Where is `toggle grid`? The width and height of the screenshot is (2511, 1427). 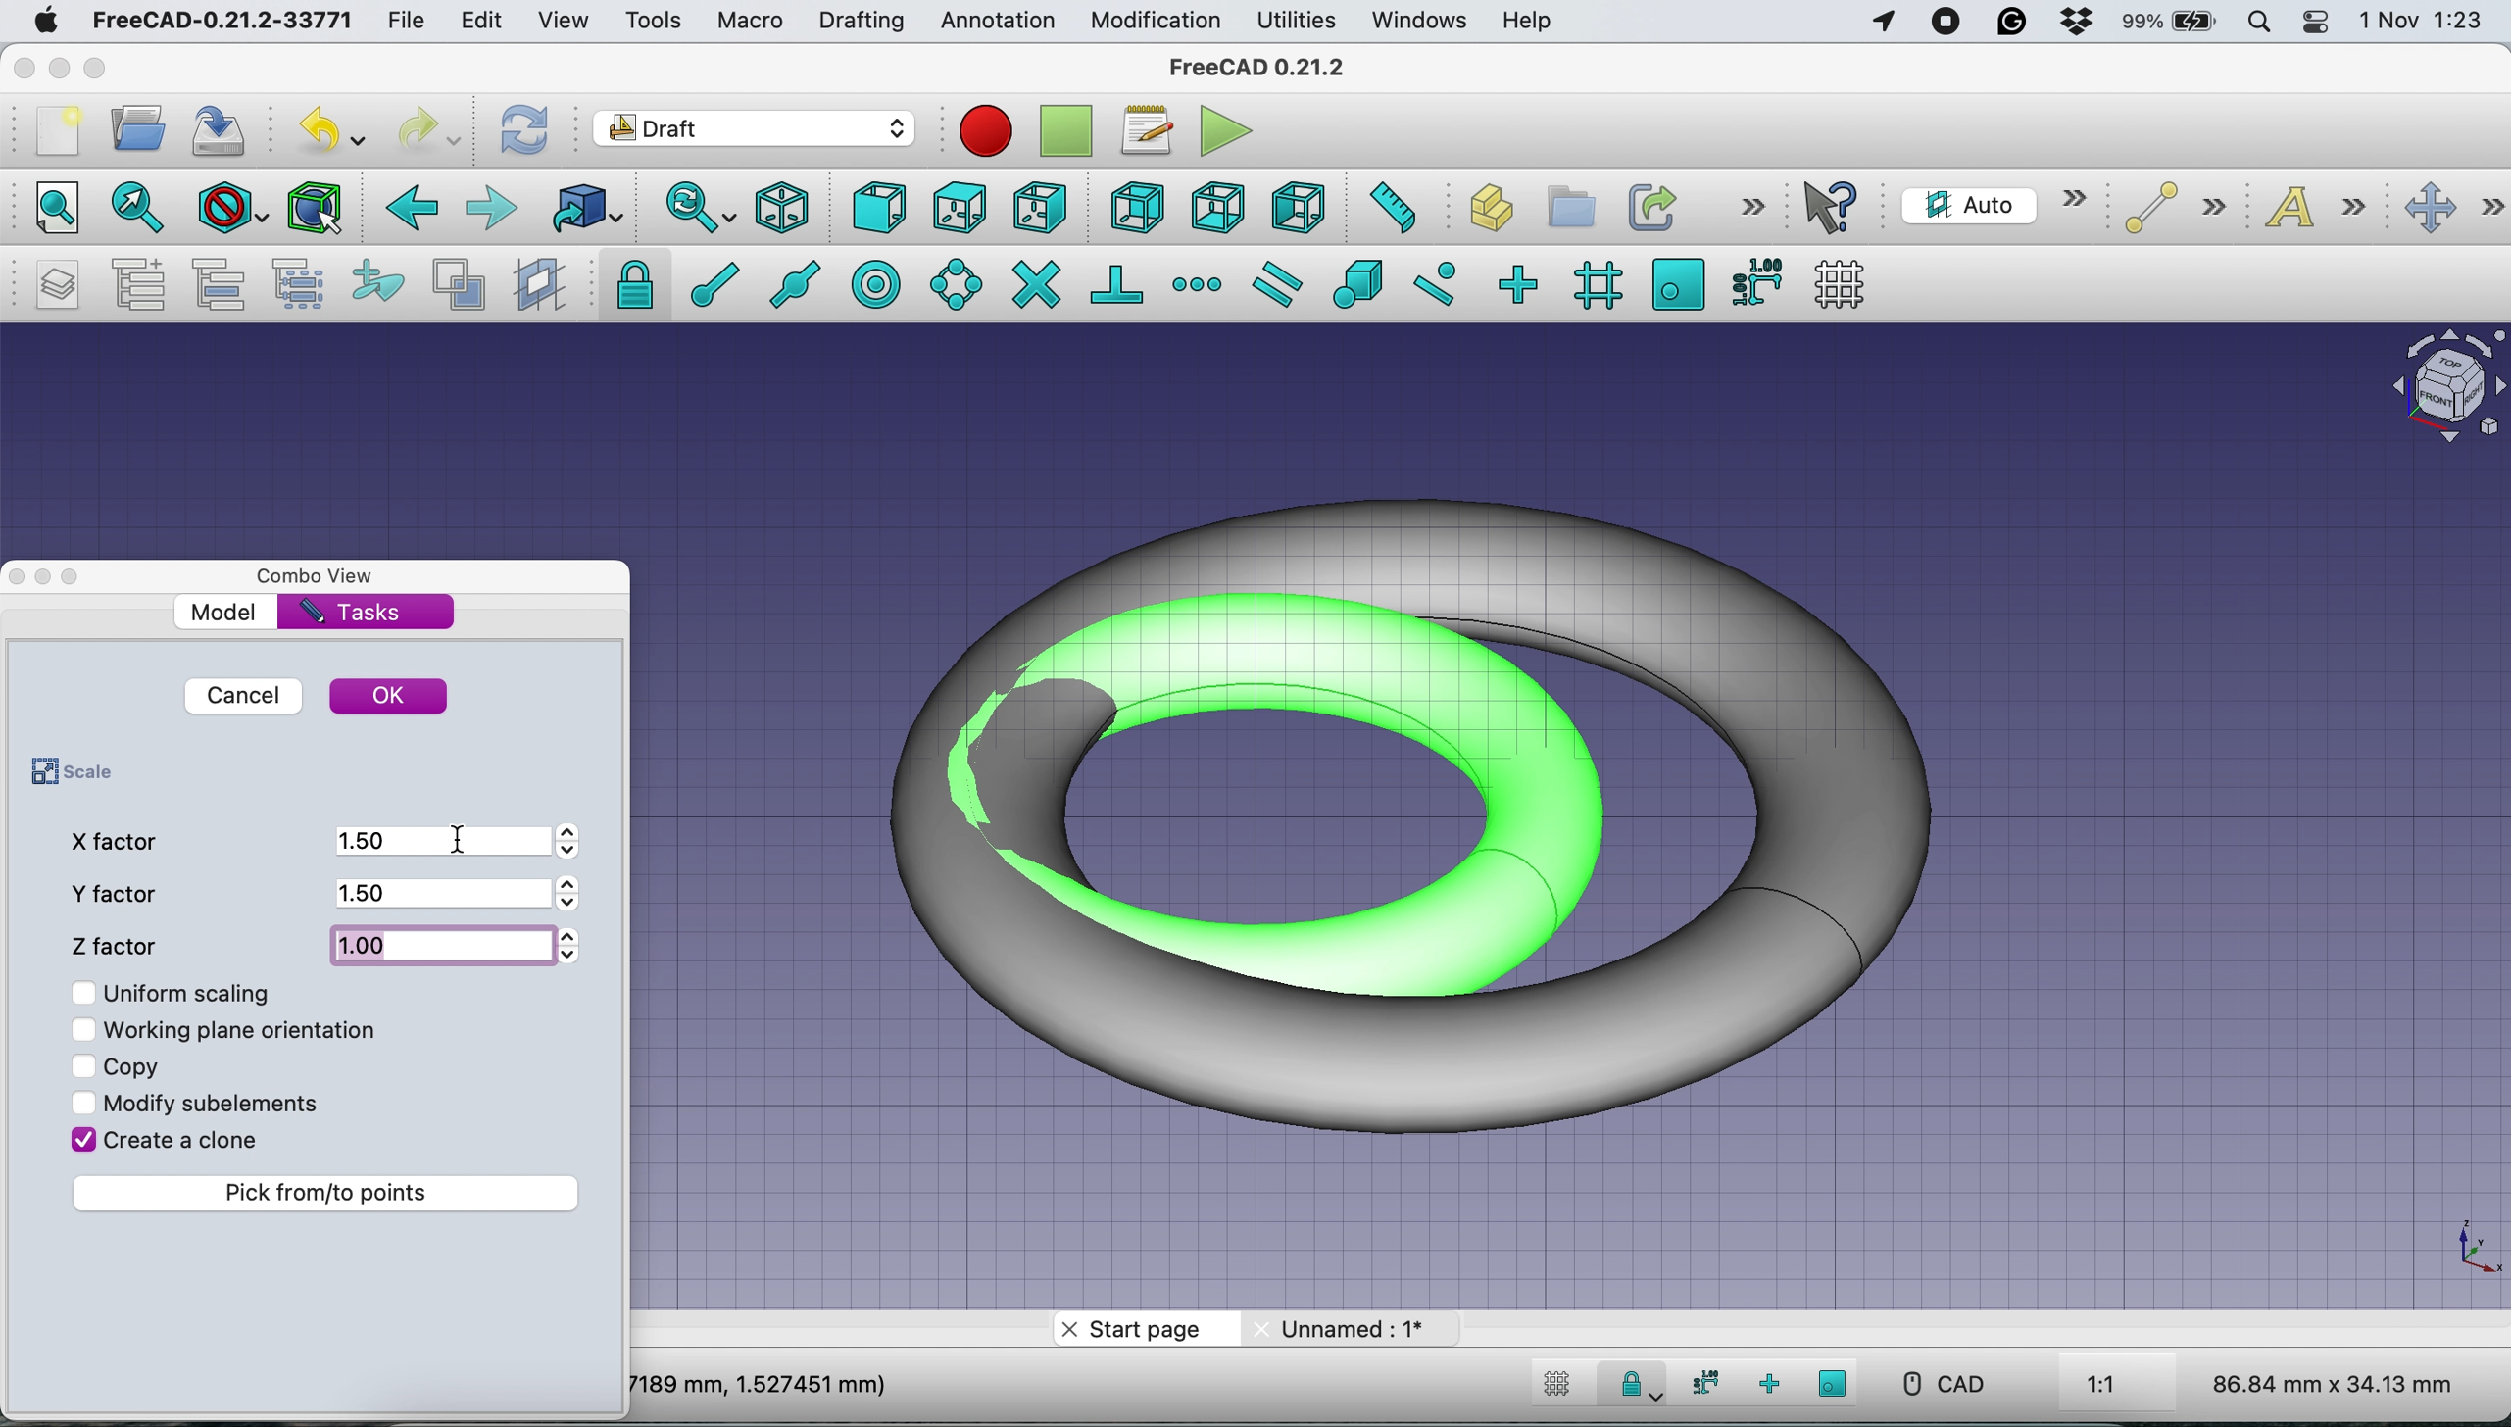
toggle grid is located at coordinates (1847, 283).